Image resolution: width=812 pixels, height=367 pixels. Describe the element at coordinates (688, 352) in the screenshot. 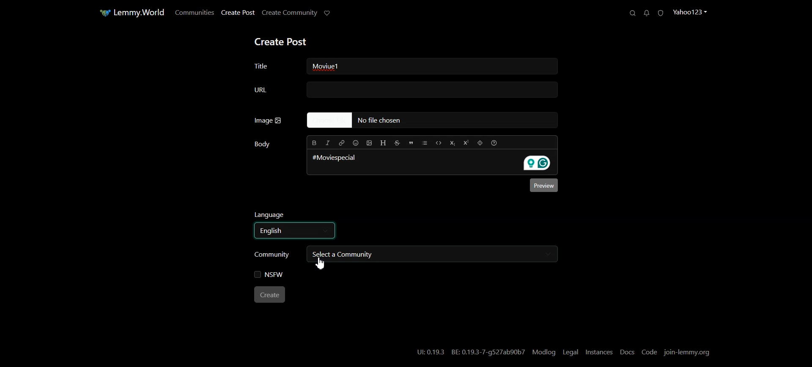

I see `Join-lemmy.org` at that location.